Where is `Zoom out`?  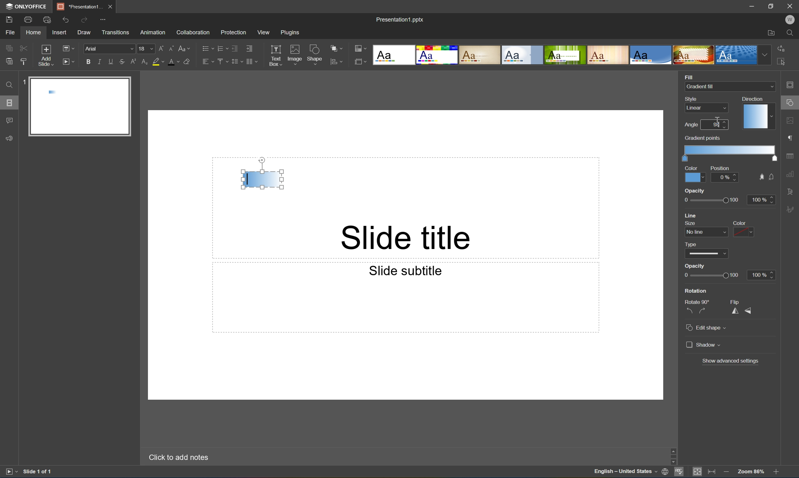
Zoom out is located at coordinates (726, 472).